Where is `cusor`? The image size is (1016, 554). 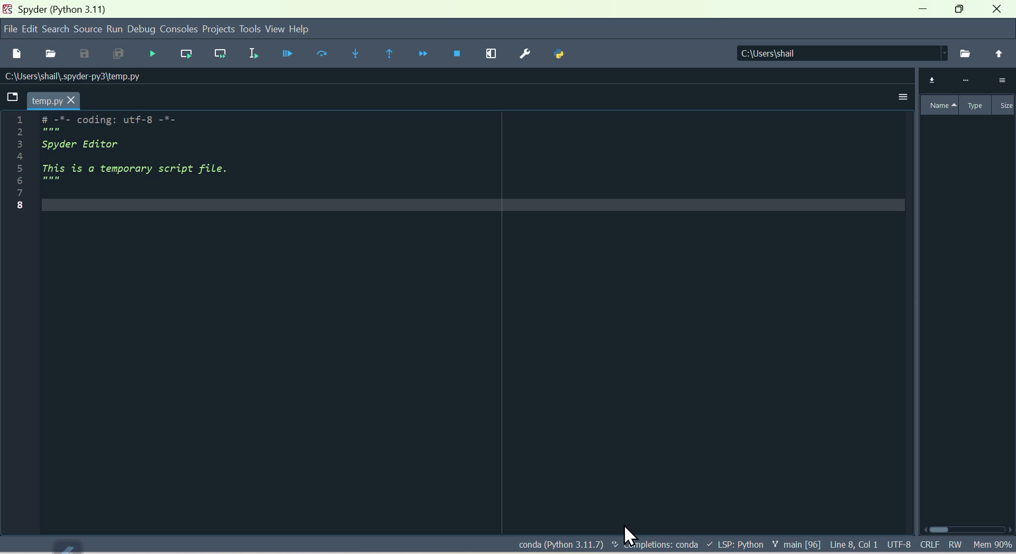
cusor is located at coordinates (628, 531).